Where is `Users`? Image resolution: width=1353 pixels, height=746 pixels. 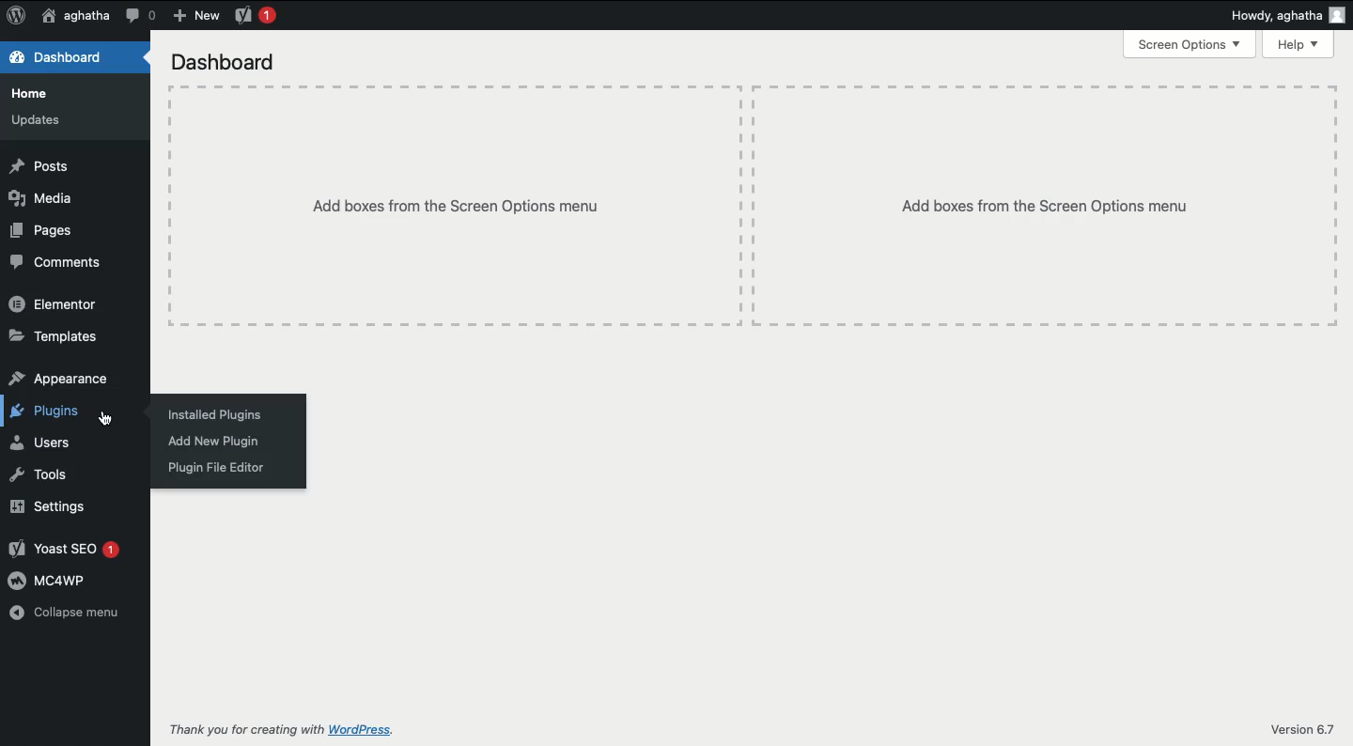 Users is located at coordinates (40, 443).